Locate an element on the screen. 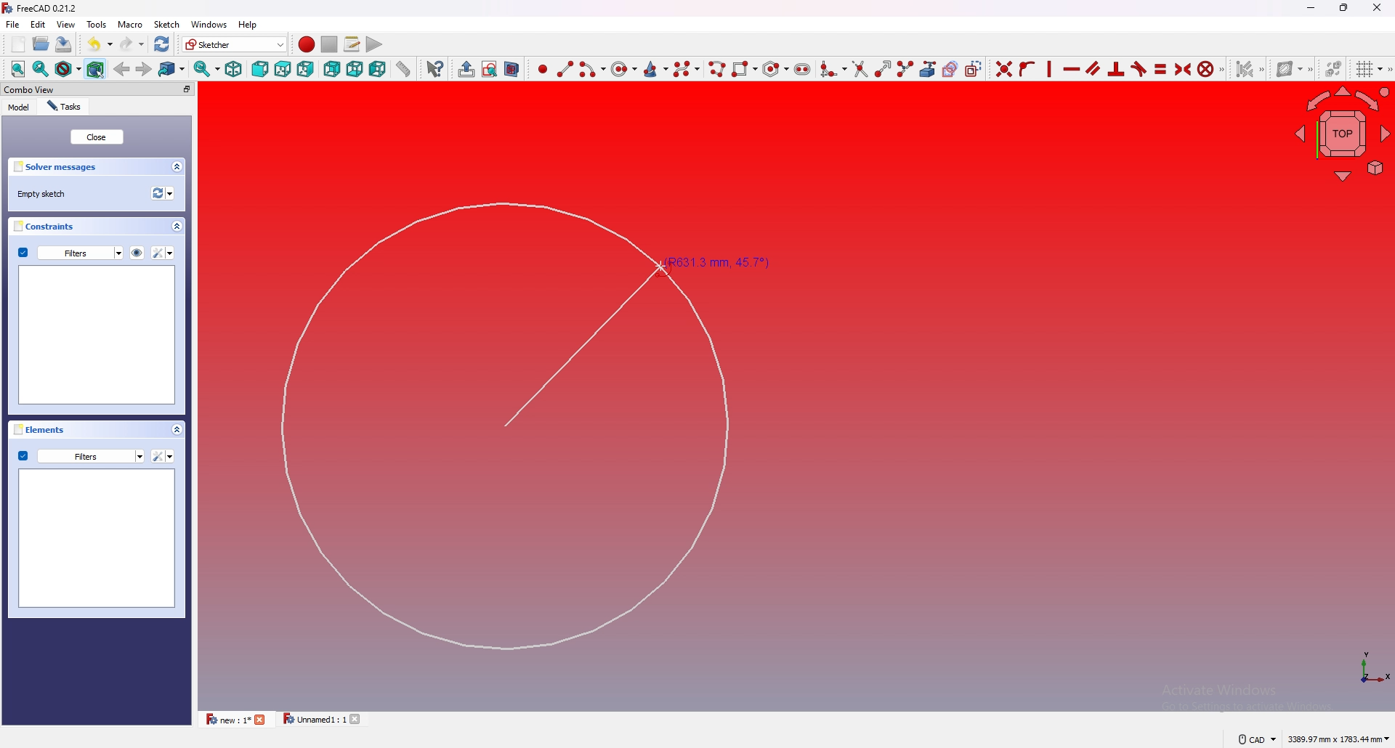  constrain equal is located at coordinates (1160, 68).